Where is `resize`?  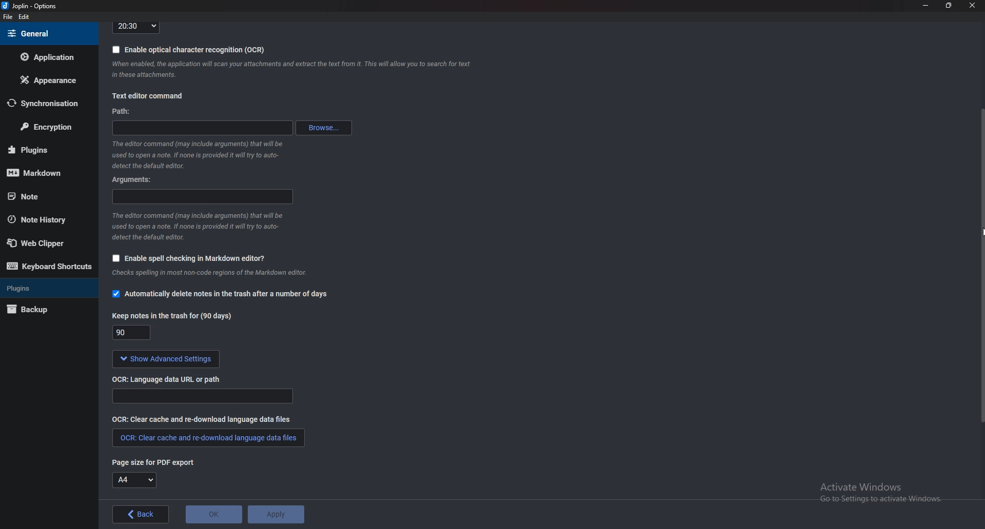 resize is located at coordinates (948, 5).